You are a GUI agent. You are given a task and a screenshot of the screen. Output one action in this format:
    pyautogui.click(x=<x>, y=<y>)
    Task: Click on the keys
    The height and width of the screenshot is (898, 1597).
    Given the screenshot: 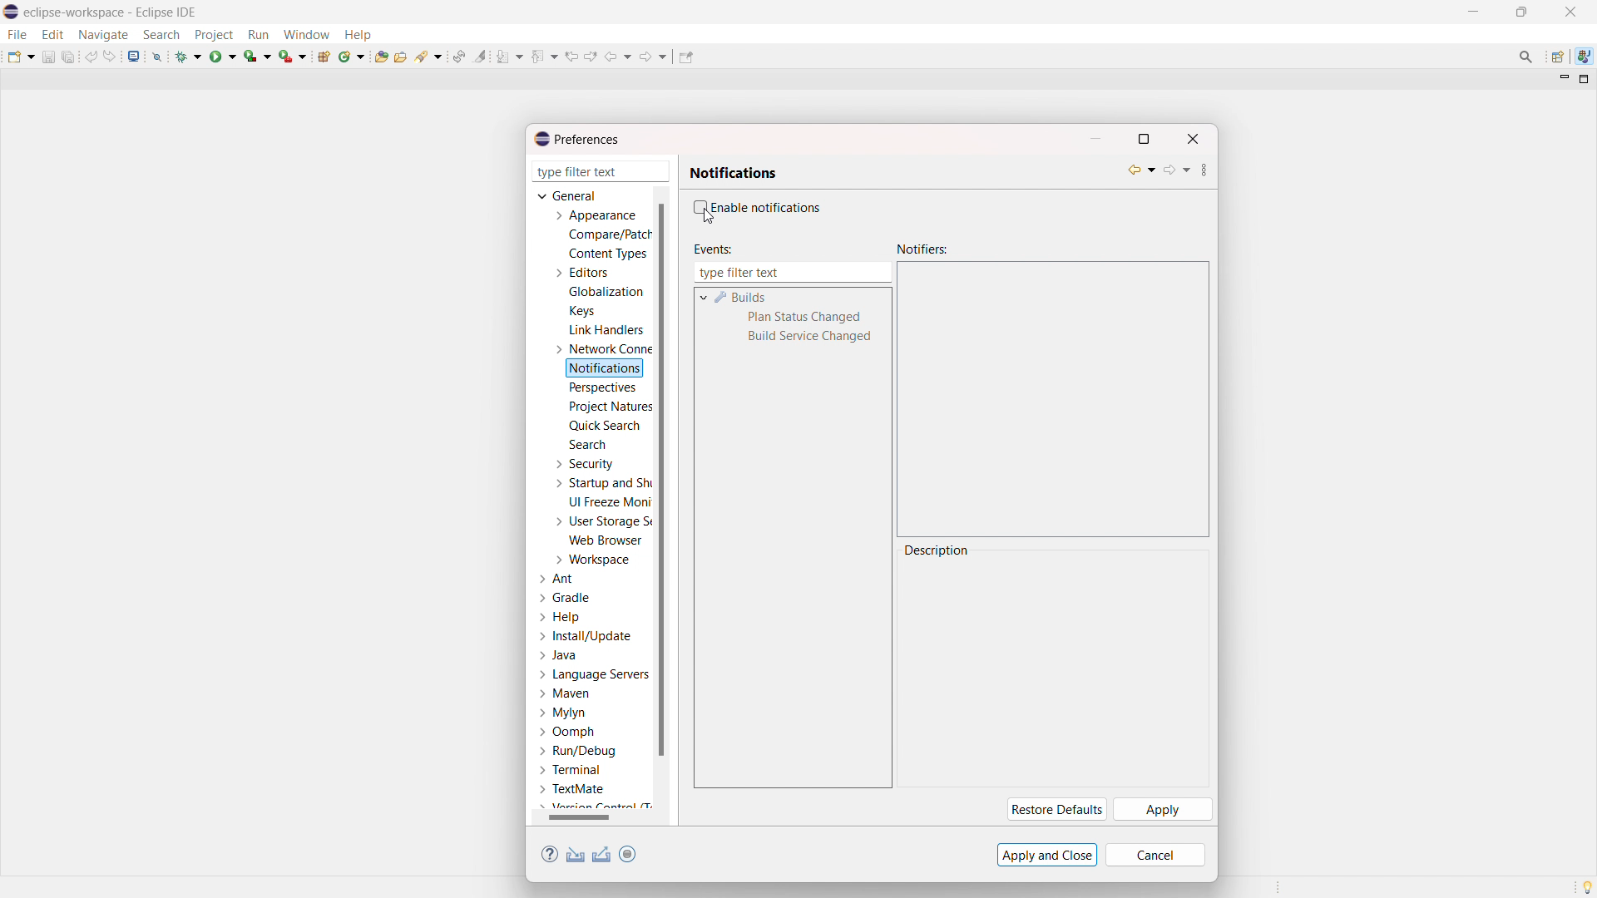 What is the action you would take?
    pyautogui.click(x=581, y=310)
    